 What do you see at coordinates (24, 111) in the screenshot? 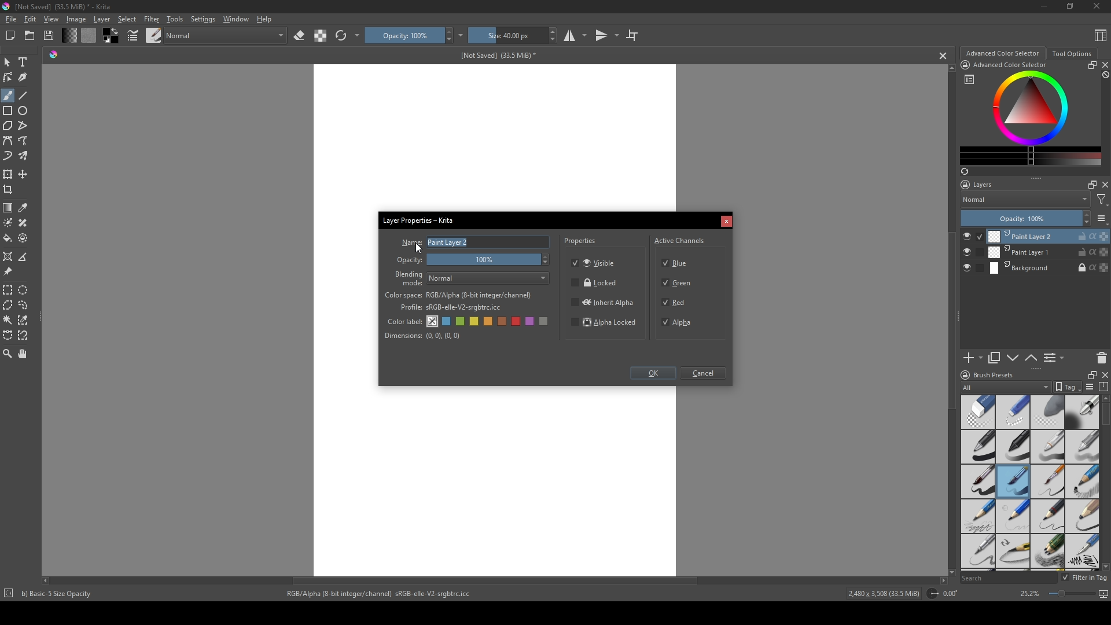
I see `ellipse` at bounding box center [24, 111].